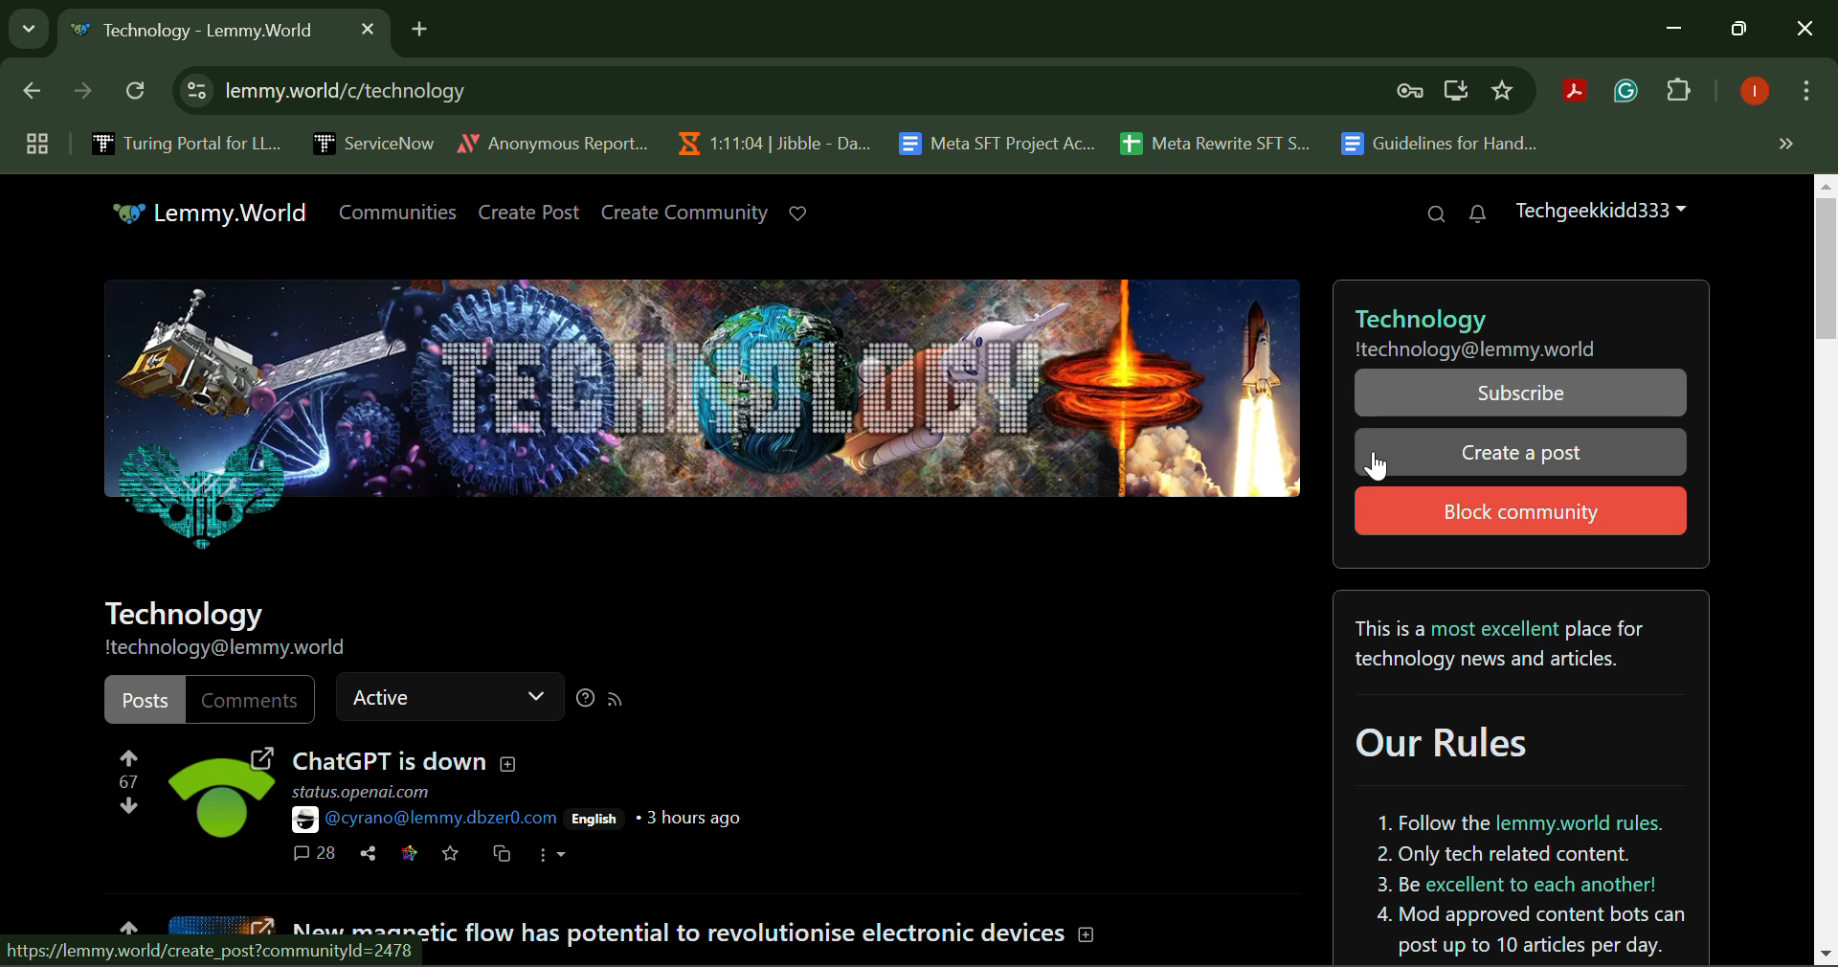  I want to click on Sorting Help , so click(584, 698).